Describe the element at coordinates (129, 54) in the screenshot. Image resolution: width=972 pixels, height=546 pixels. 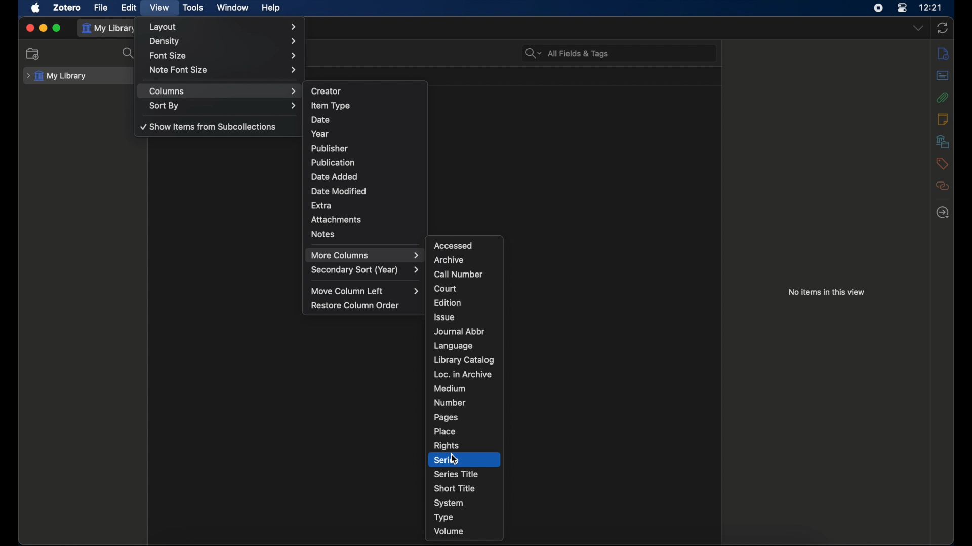
I see `search` at that location.